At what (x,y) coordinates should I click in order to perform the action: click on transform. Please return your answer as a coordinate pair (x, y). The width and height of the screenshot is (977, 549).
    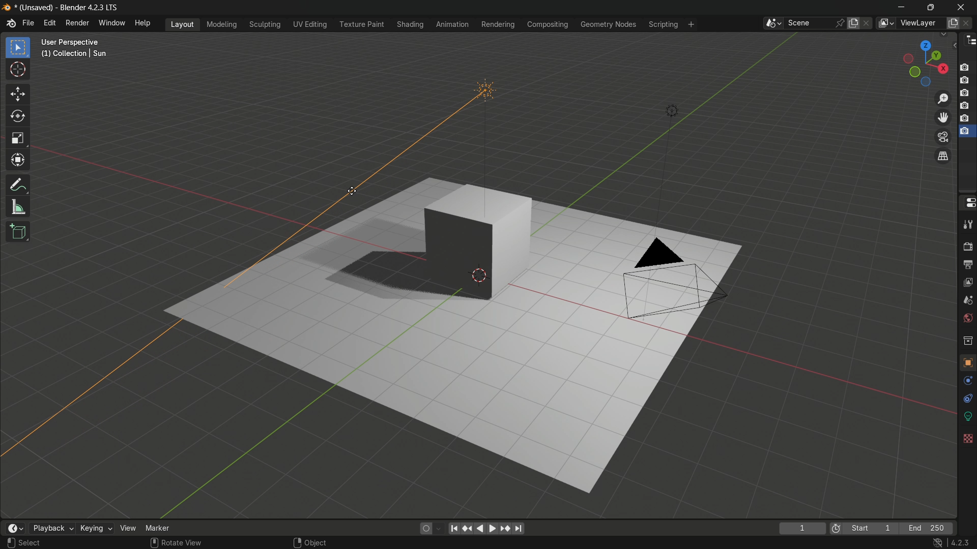
    Looking at the image, I should click on (19, 162).